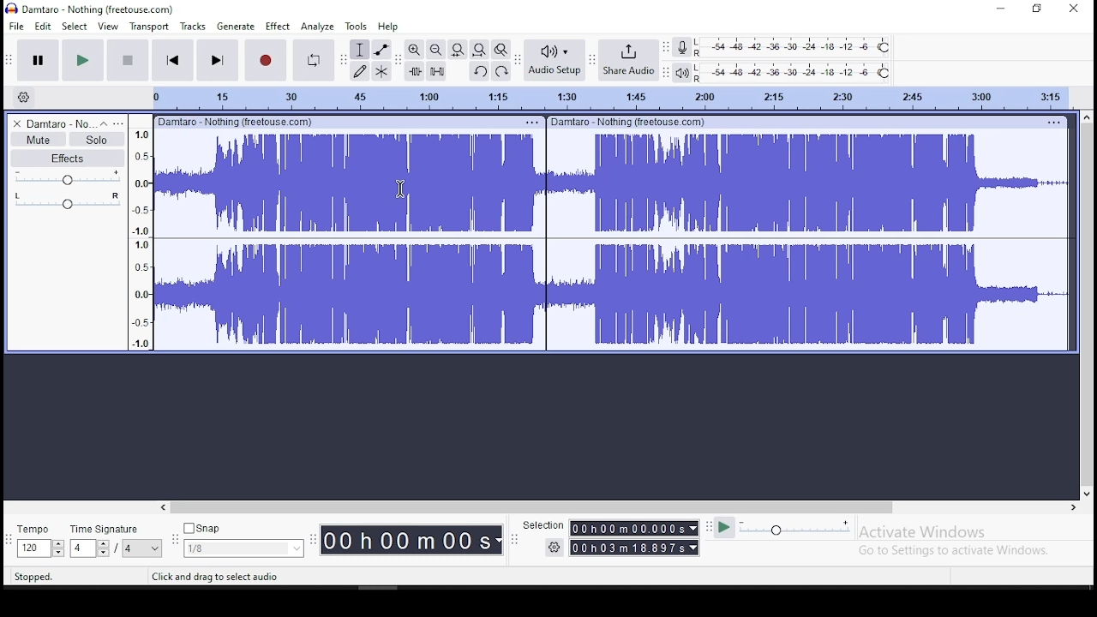 This screenshot has height=617, width=1097. What do you see at coordinates (265, 59) in the screenshot?
I see `record` at bounding box center [265, 59].